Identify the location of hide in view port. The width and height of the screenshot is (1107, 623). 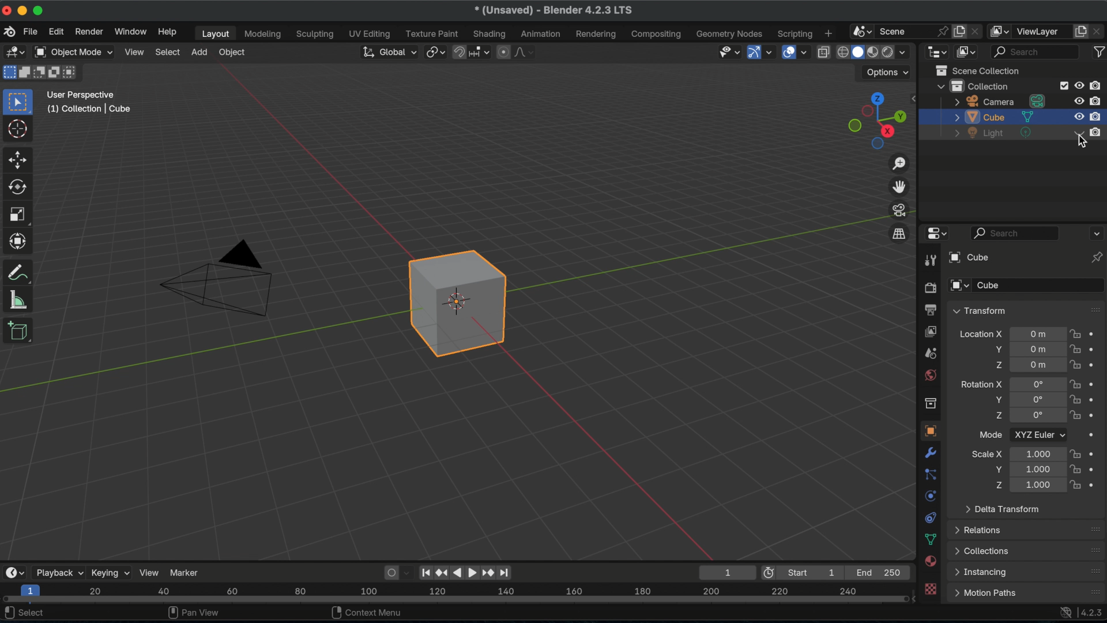
(1076, 117).